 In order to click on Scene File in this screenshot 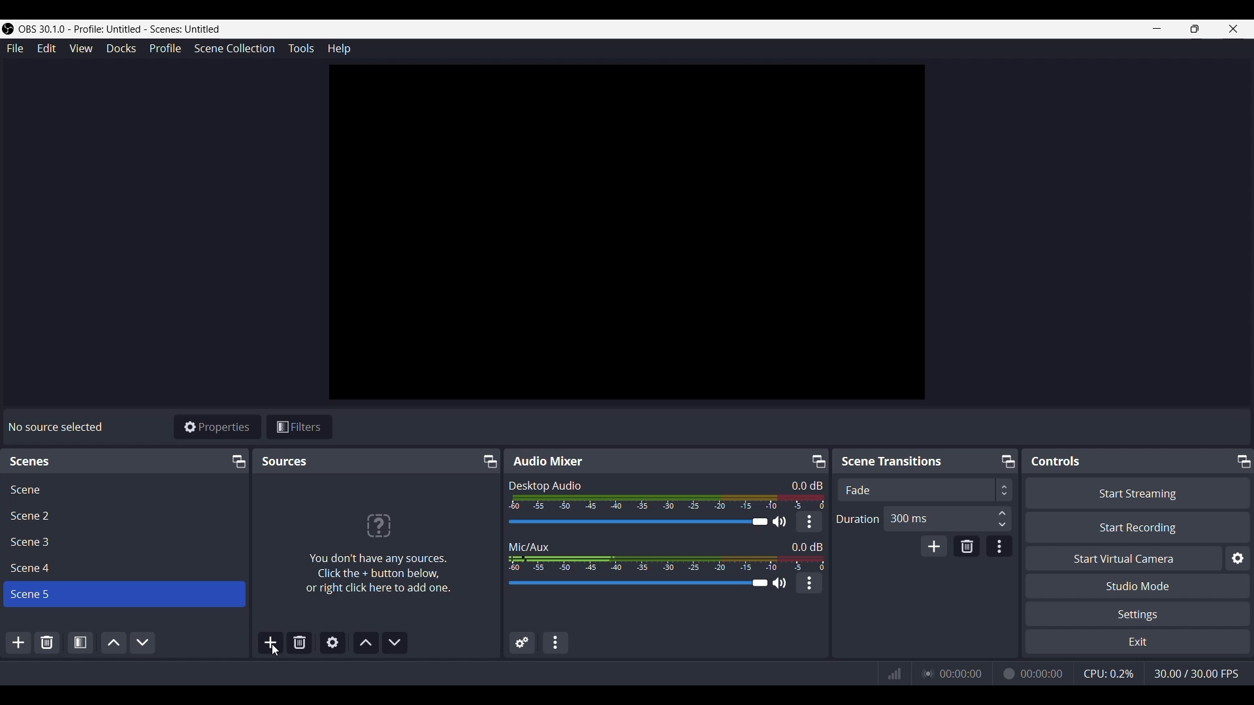, I will do `click(121, 568)`.